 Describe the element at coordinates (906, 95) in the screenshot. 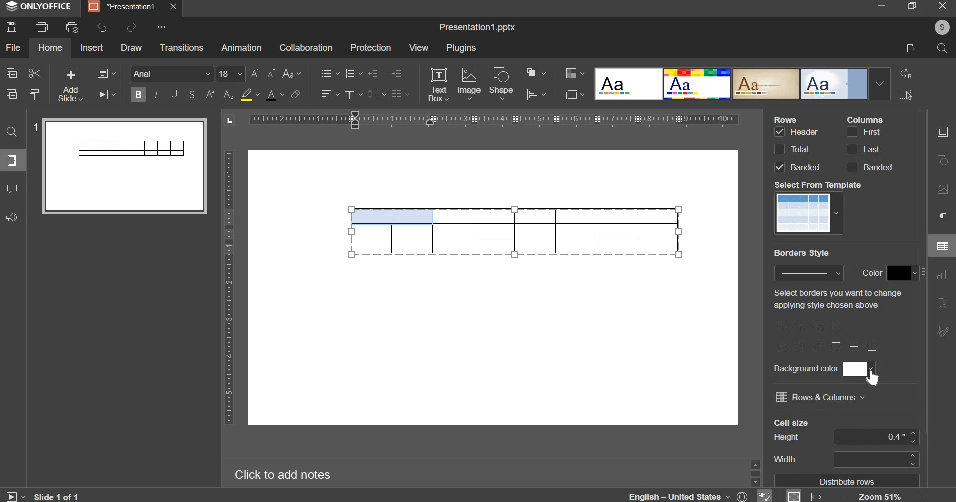

I see `select` at that location.